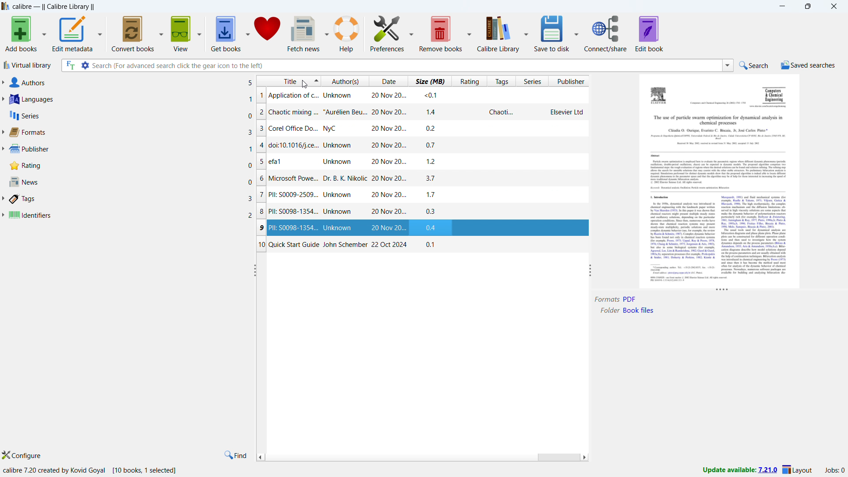 The image size is (848, 477). Describe the element at coordinates (132, 34) in the screenshot. I see `convert books` at that location.